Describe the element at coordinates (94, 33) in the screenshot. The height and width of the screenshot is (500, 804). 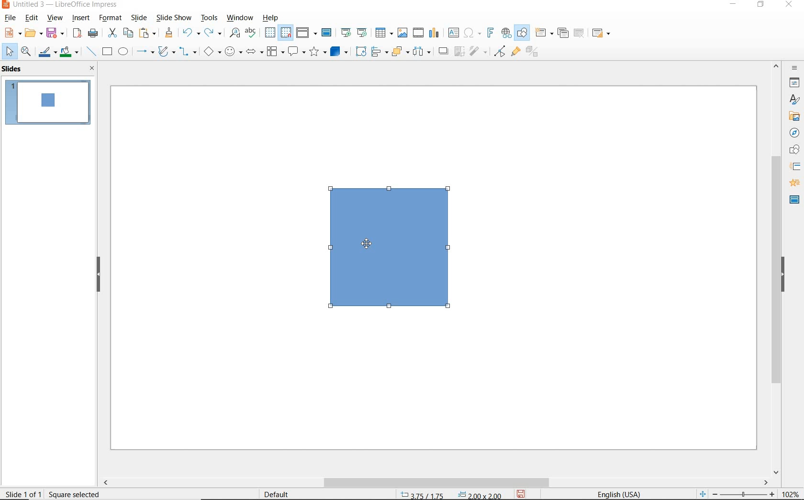
I see `print` at that location.